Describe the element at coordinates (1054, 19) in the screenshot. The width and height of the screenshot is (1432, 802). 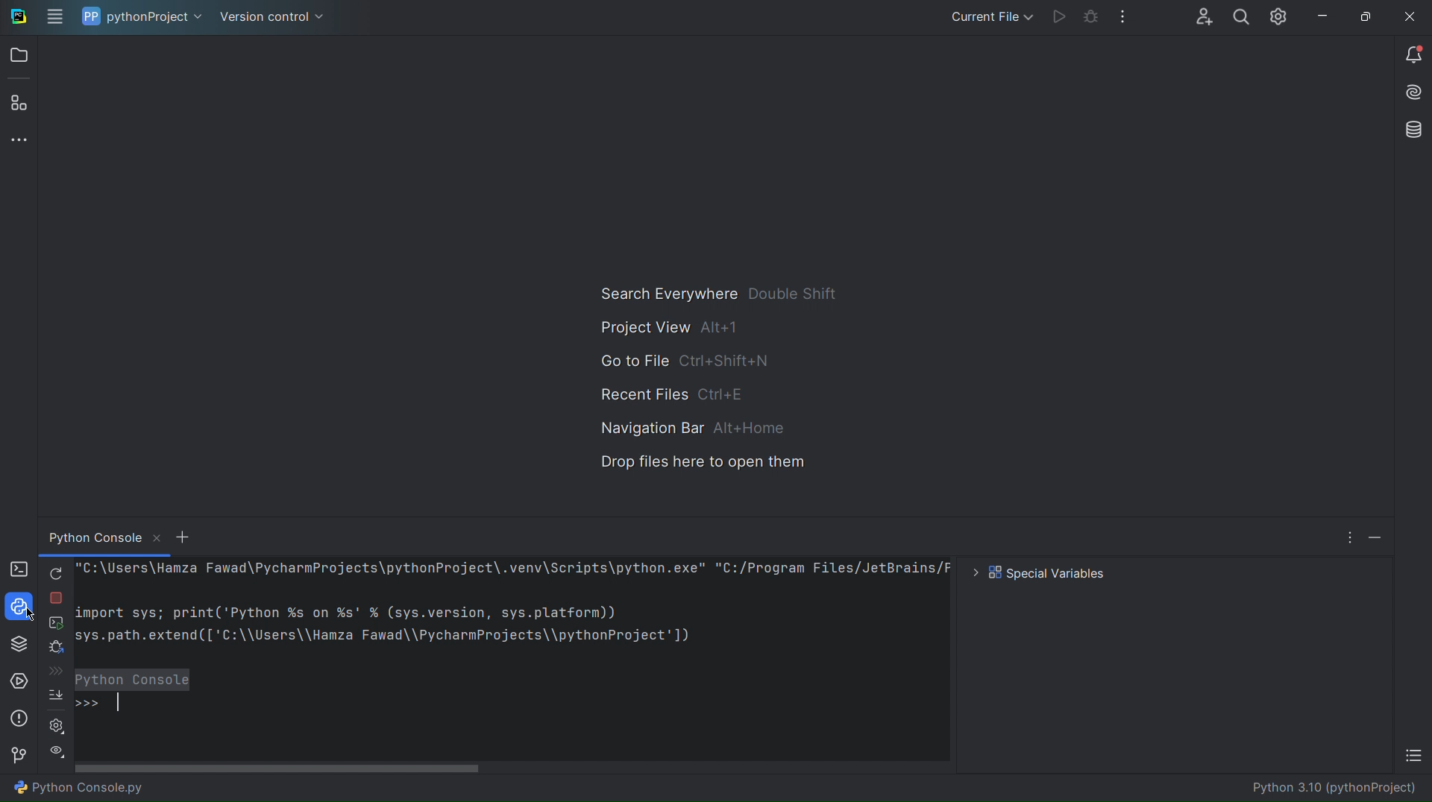
I see `Run` at that location.